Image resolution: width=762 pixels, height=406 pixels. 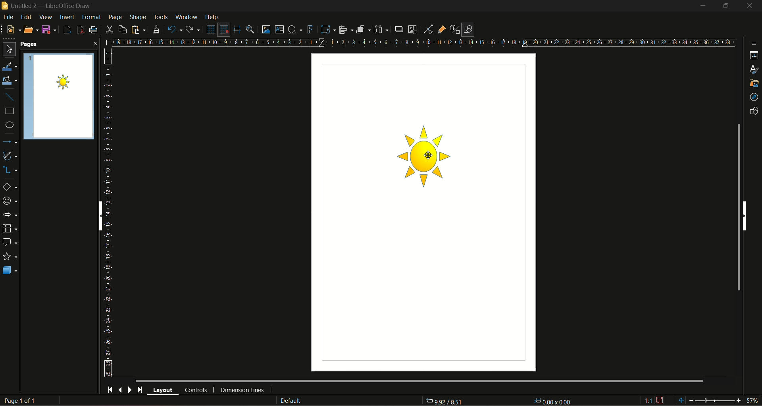 What do you see at coordinates (111, 390) in the screenshot?
I see `first` at bounding box center [111, 390].